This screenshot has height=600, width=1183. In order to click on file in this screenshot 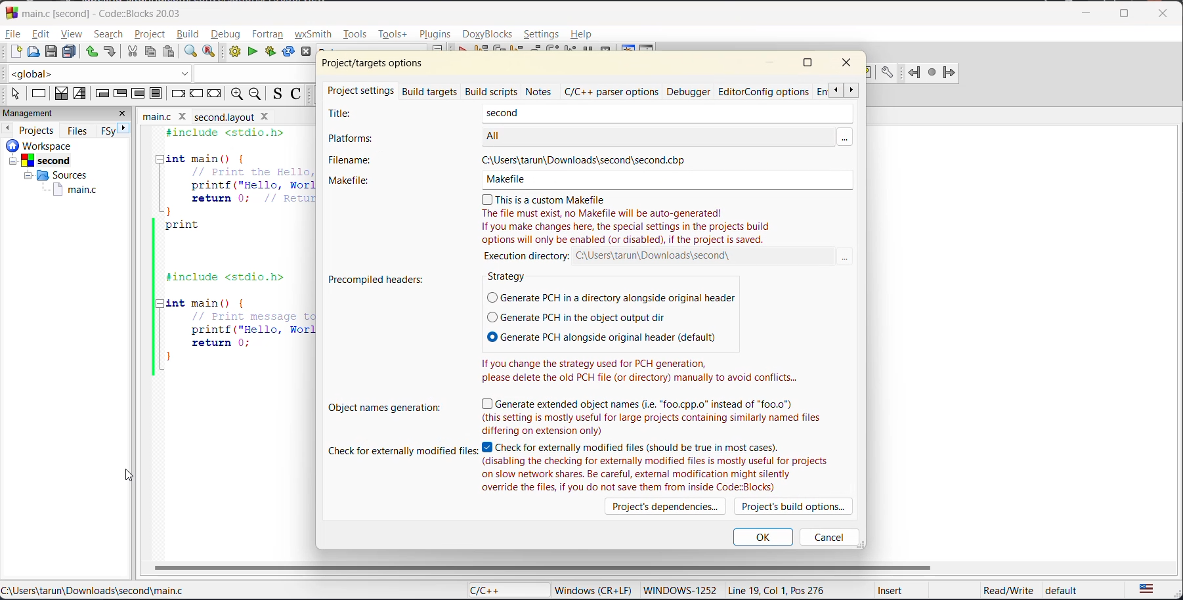, I will do `click(13, 34)`.